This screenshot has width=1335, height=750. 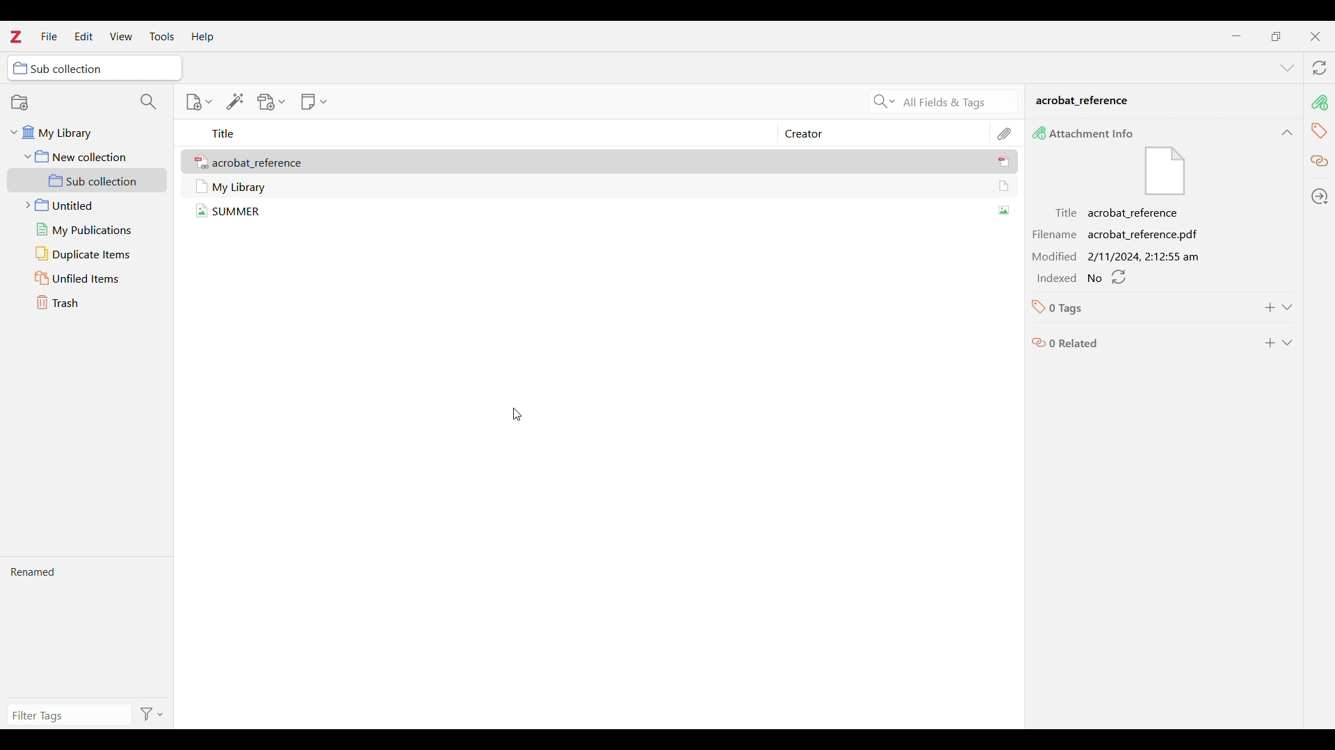 What do you see at coordinates (202, 37) in the screenshot?
I see `Help menu` at bounding box center [202, 37].